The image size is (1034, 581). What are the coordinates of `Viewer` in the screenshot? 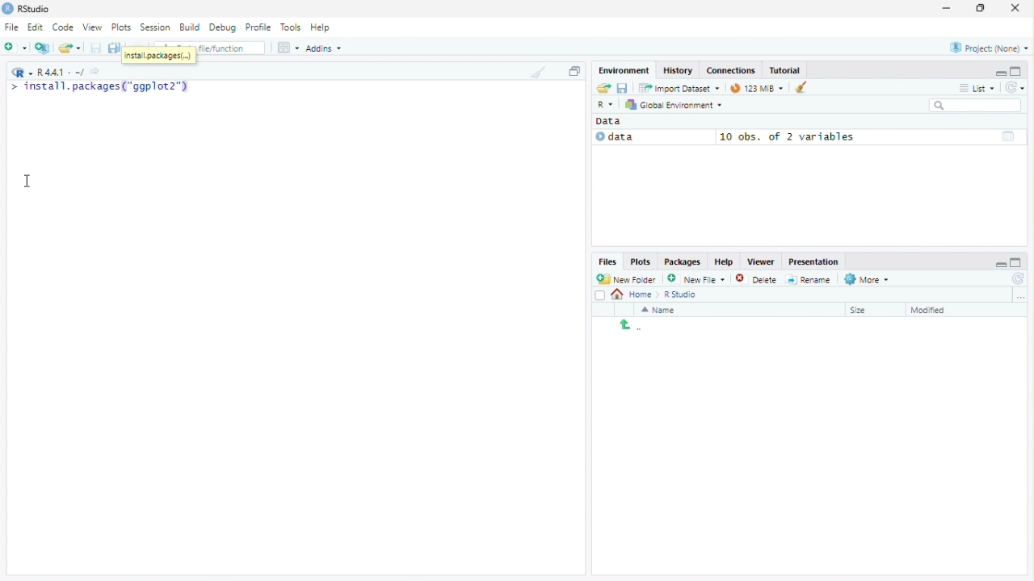 It's located at (760, 261).